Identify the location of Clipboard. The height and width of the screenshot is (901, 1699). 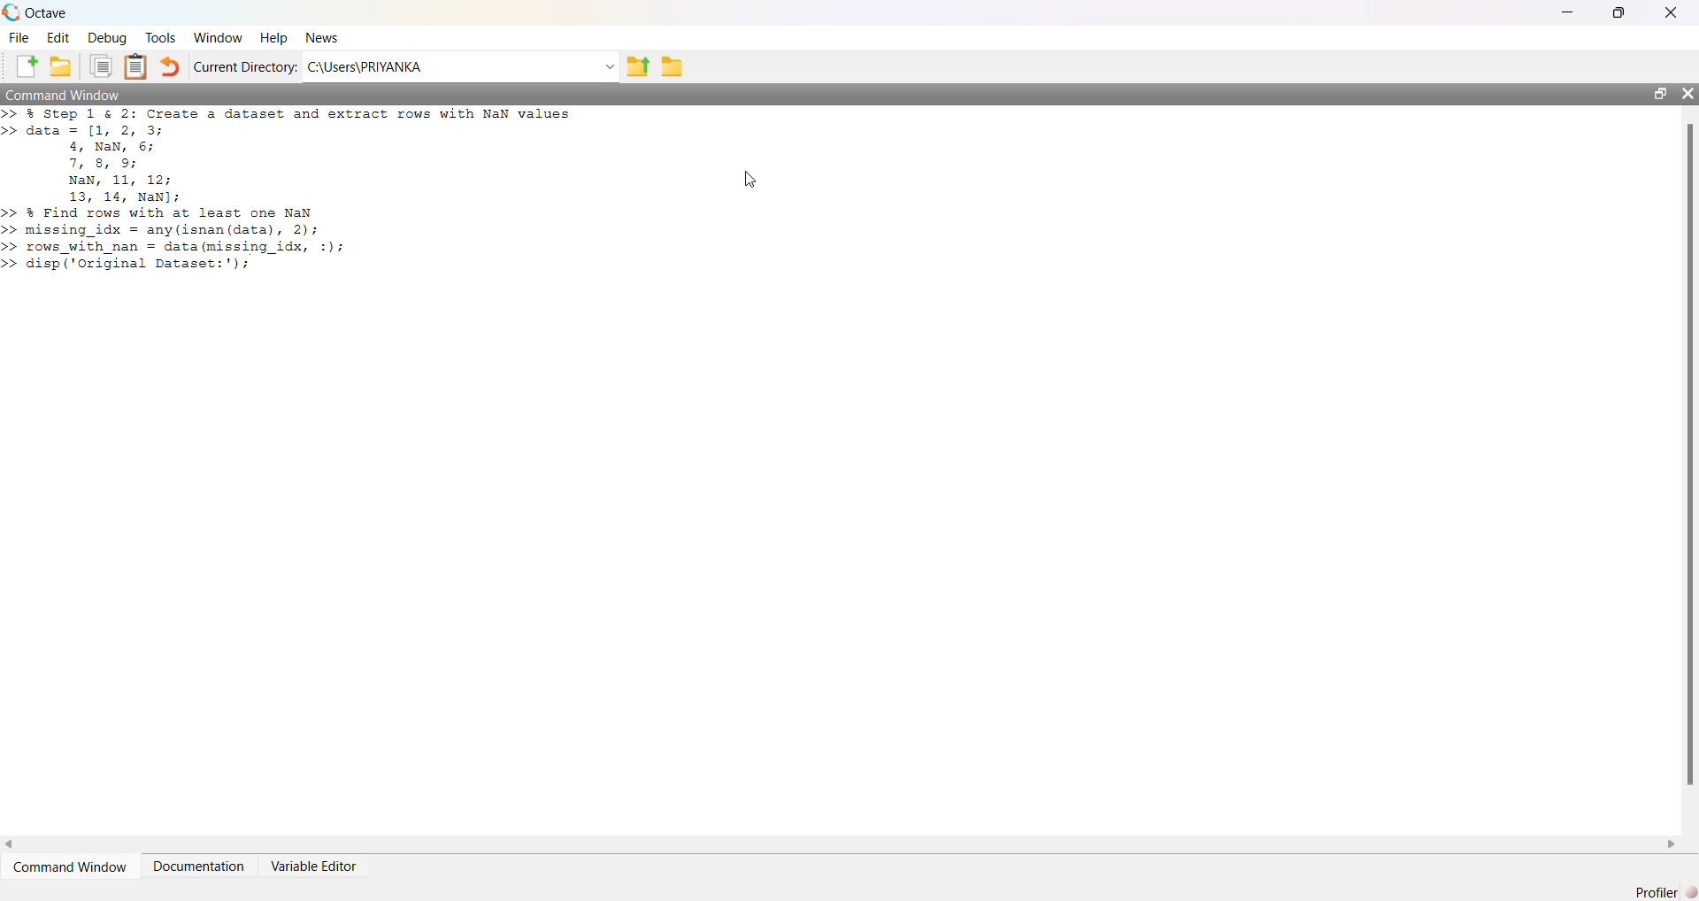
(135, 66).